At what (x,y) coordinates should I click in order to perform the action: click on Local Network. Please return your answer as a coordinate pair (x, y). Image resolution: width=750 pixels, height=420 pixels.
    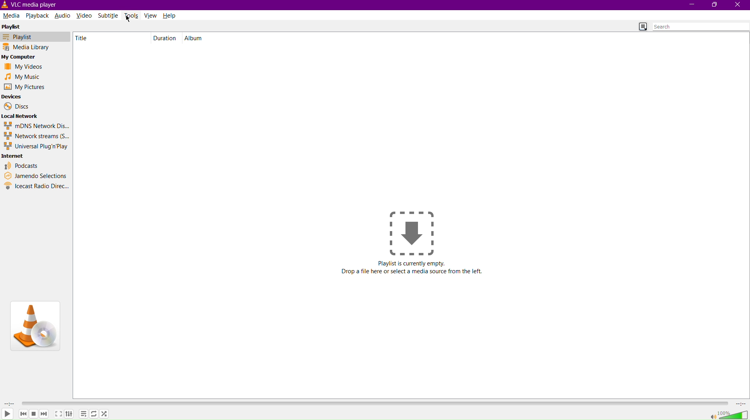
    Looking at the image, I should click on (21, 116).